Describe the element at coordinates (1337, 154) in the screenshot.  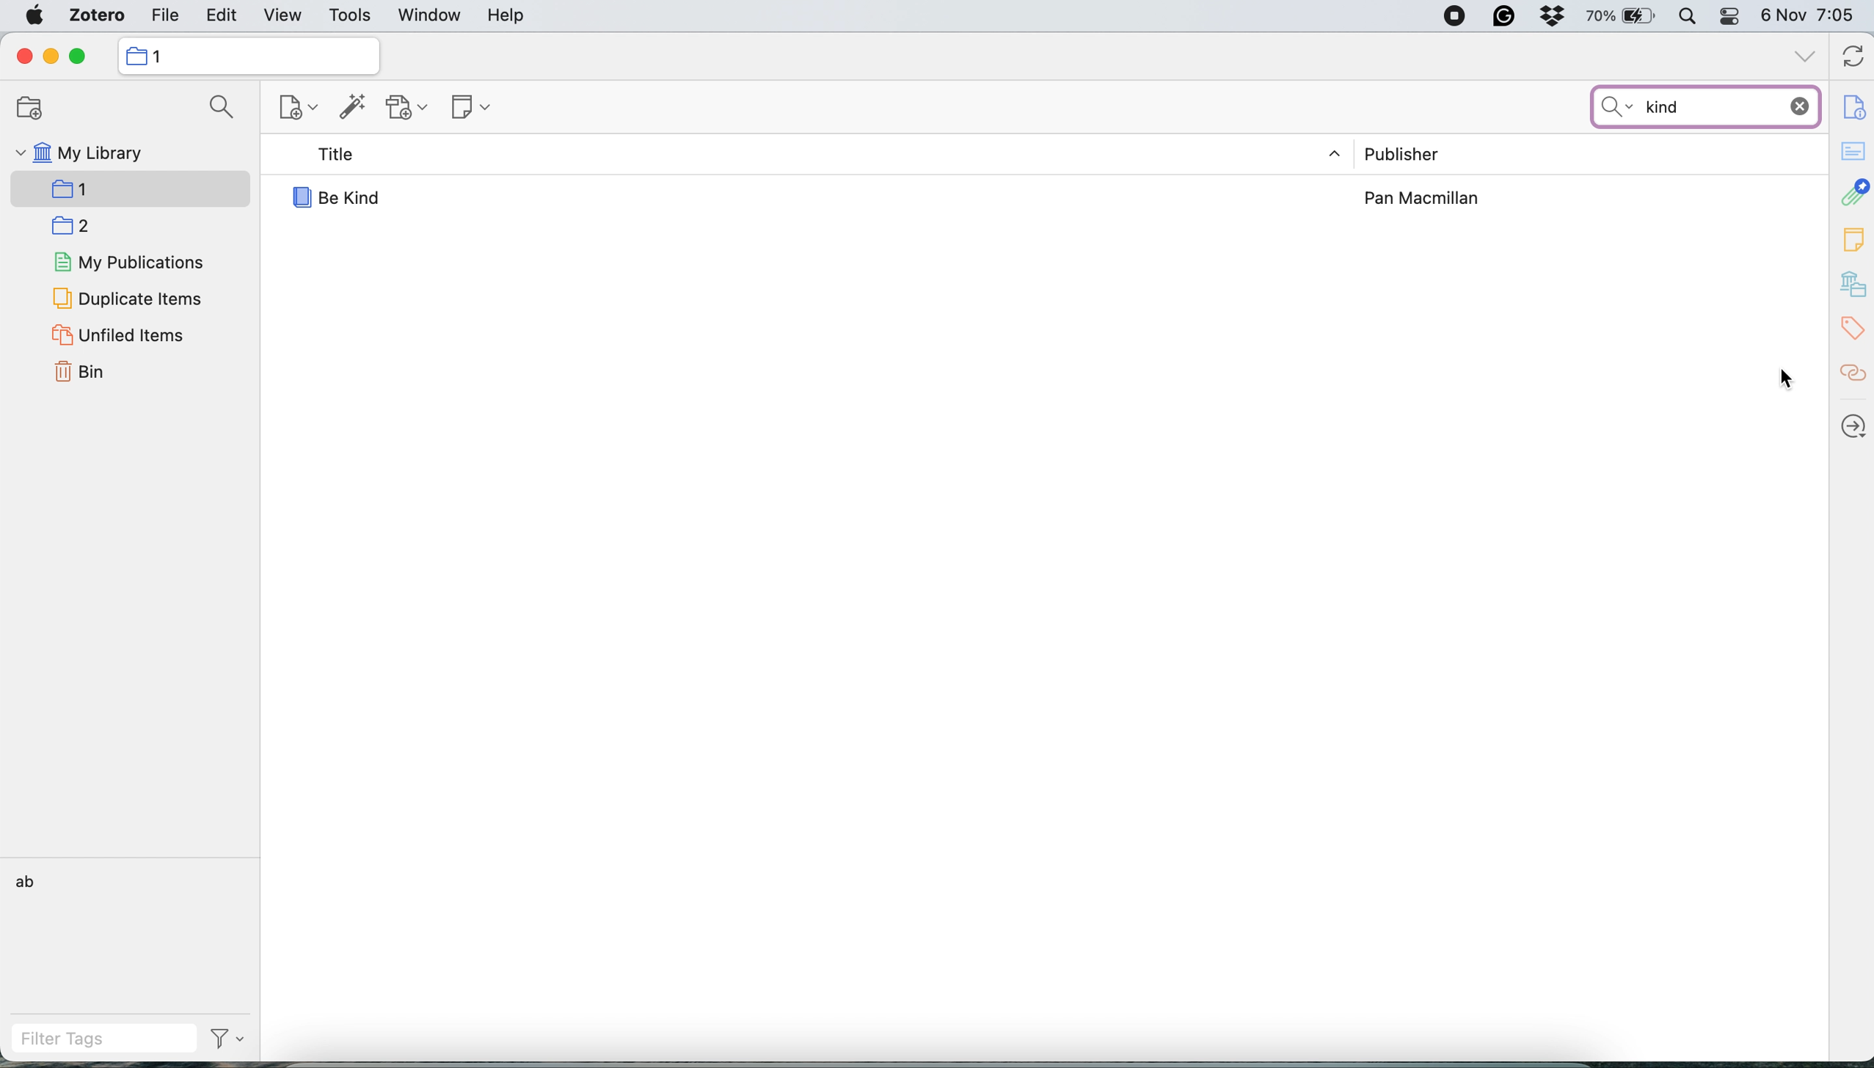
I see `expand/ collapse ` at that location.